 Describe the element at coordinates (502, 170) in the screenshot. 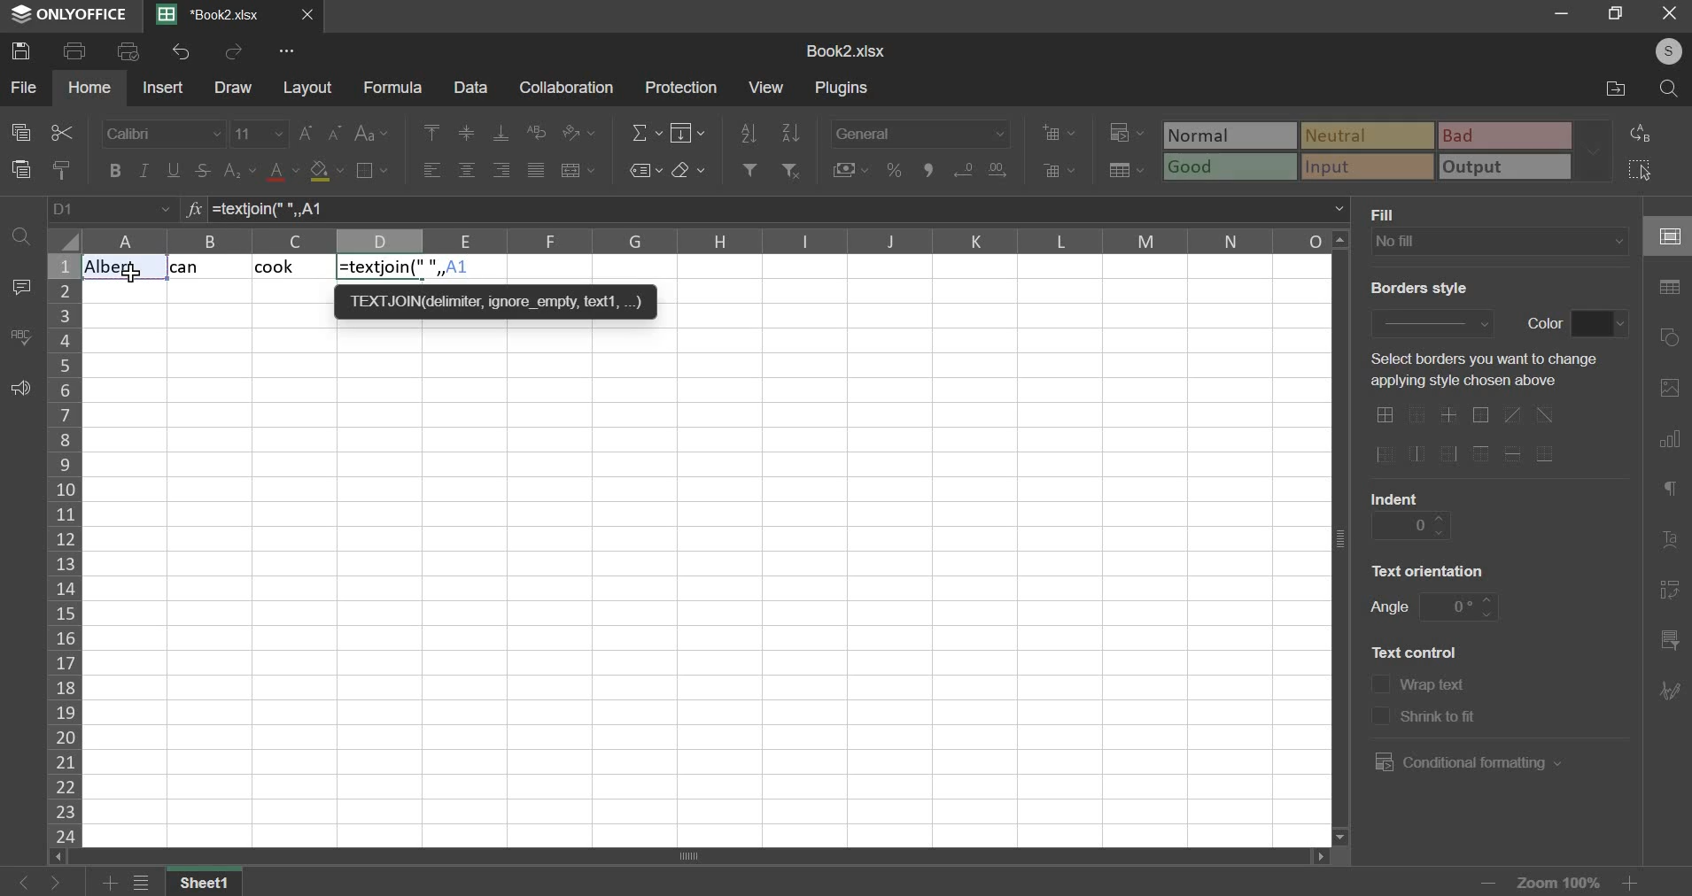

I see `align right` at that location.